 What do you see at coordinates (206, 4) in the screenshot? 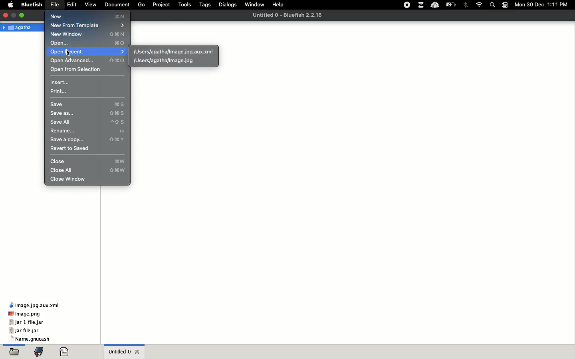
I see `tags` at bounding box center [206, 4].